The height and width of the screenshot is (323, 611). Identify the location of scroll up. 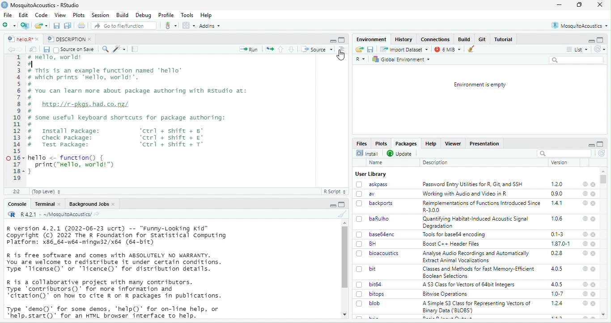
(344, 223).